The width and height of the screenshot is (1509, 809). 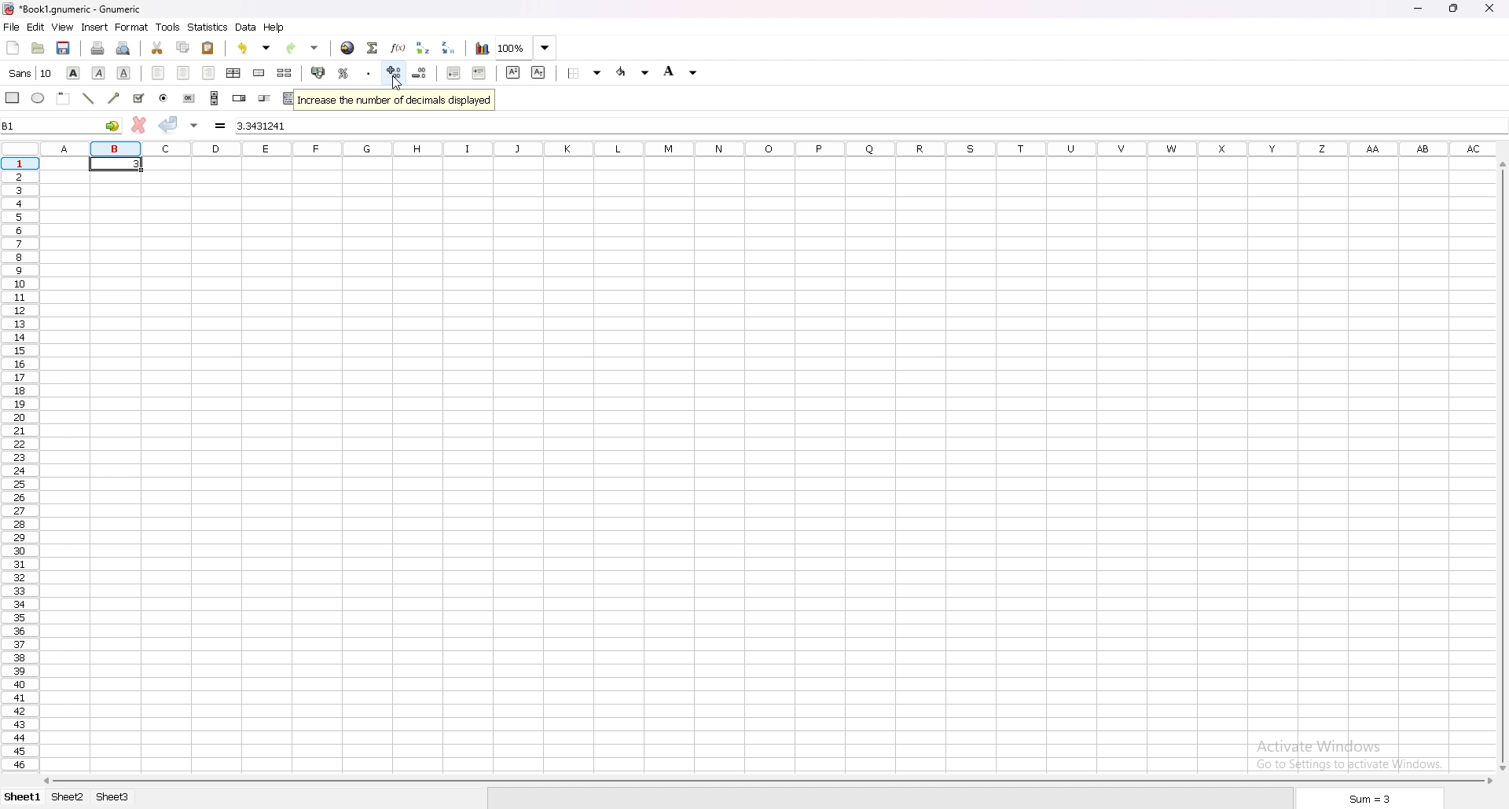 What do you see at coordinates (164, 97) in the screenshot?
I see `radio button` at bounding box center [164, 97].